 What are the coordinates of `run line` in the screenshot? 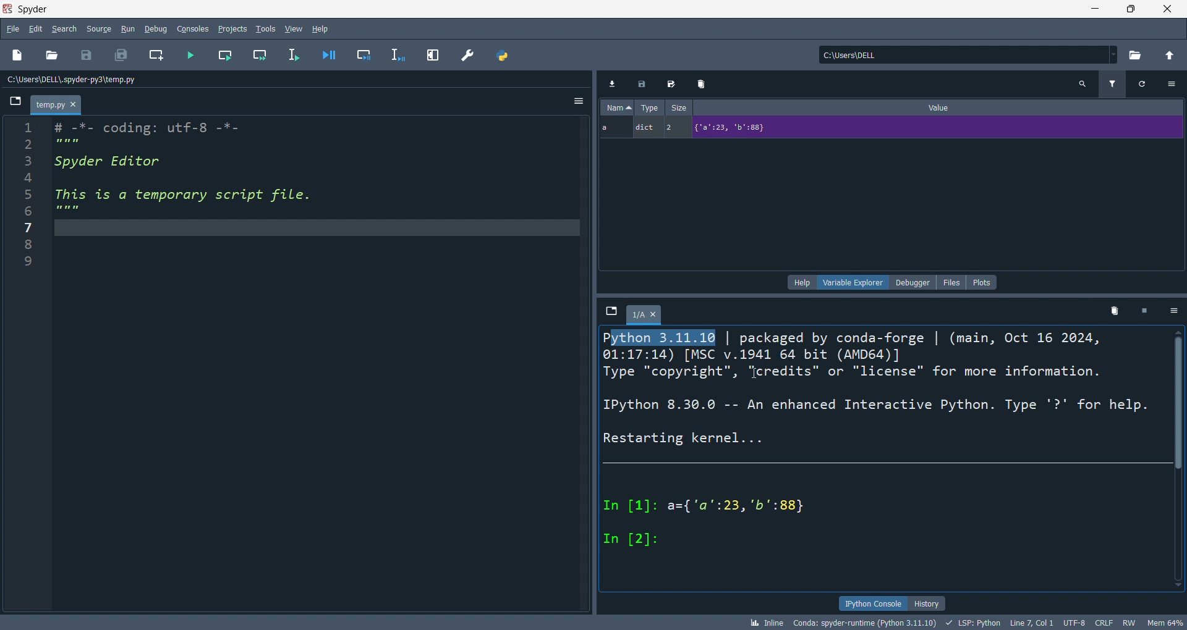 It's located at (299, 57).